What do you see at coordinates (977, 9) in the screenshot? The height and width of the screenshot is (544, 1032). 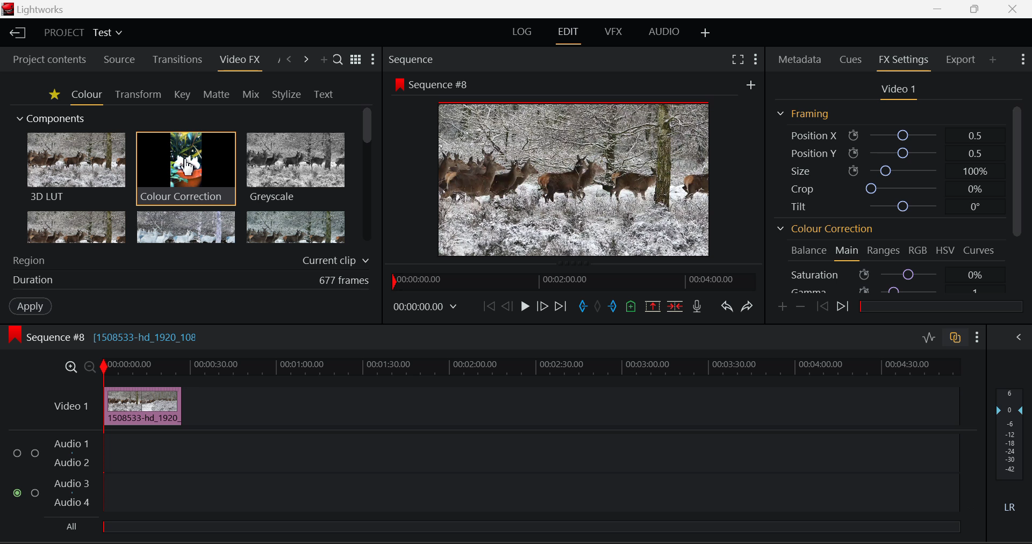 I see `Minimize` at bounding box center [977, 9].